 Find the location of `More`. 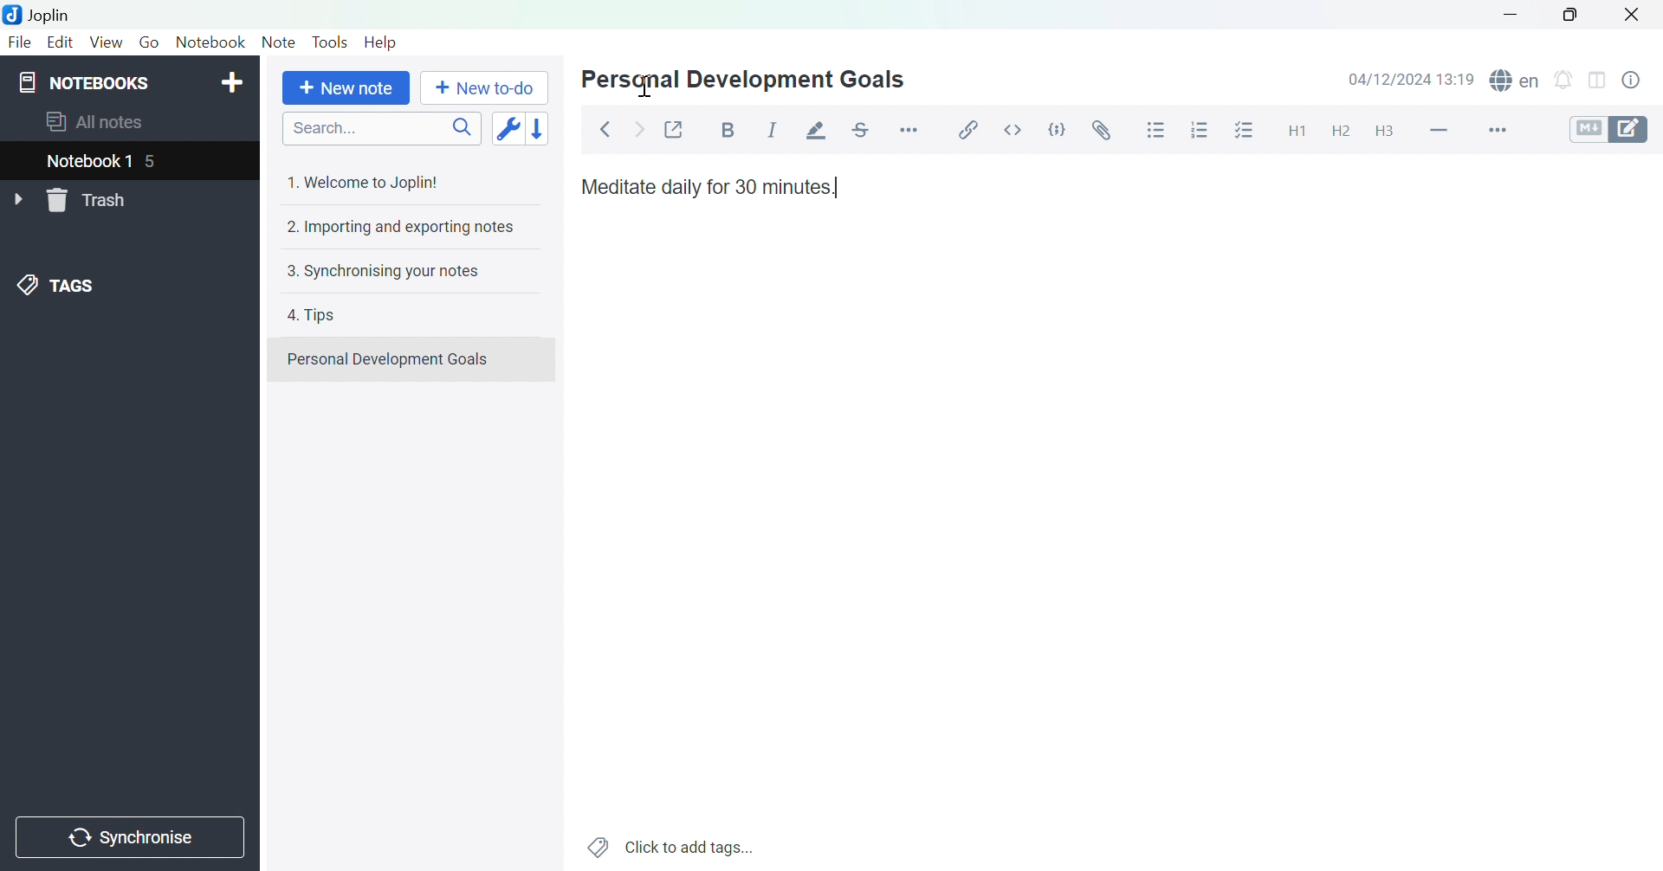

More is located at coordinates (1504, 130).